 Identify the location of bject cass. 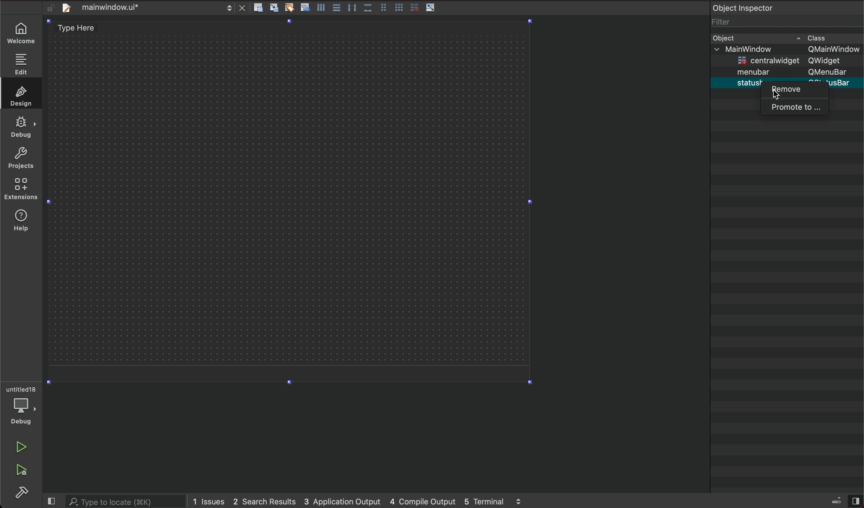
(765, 37).